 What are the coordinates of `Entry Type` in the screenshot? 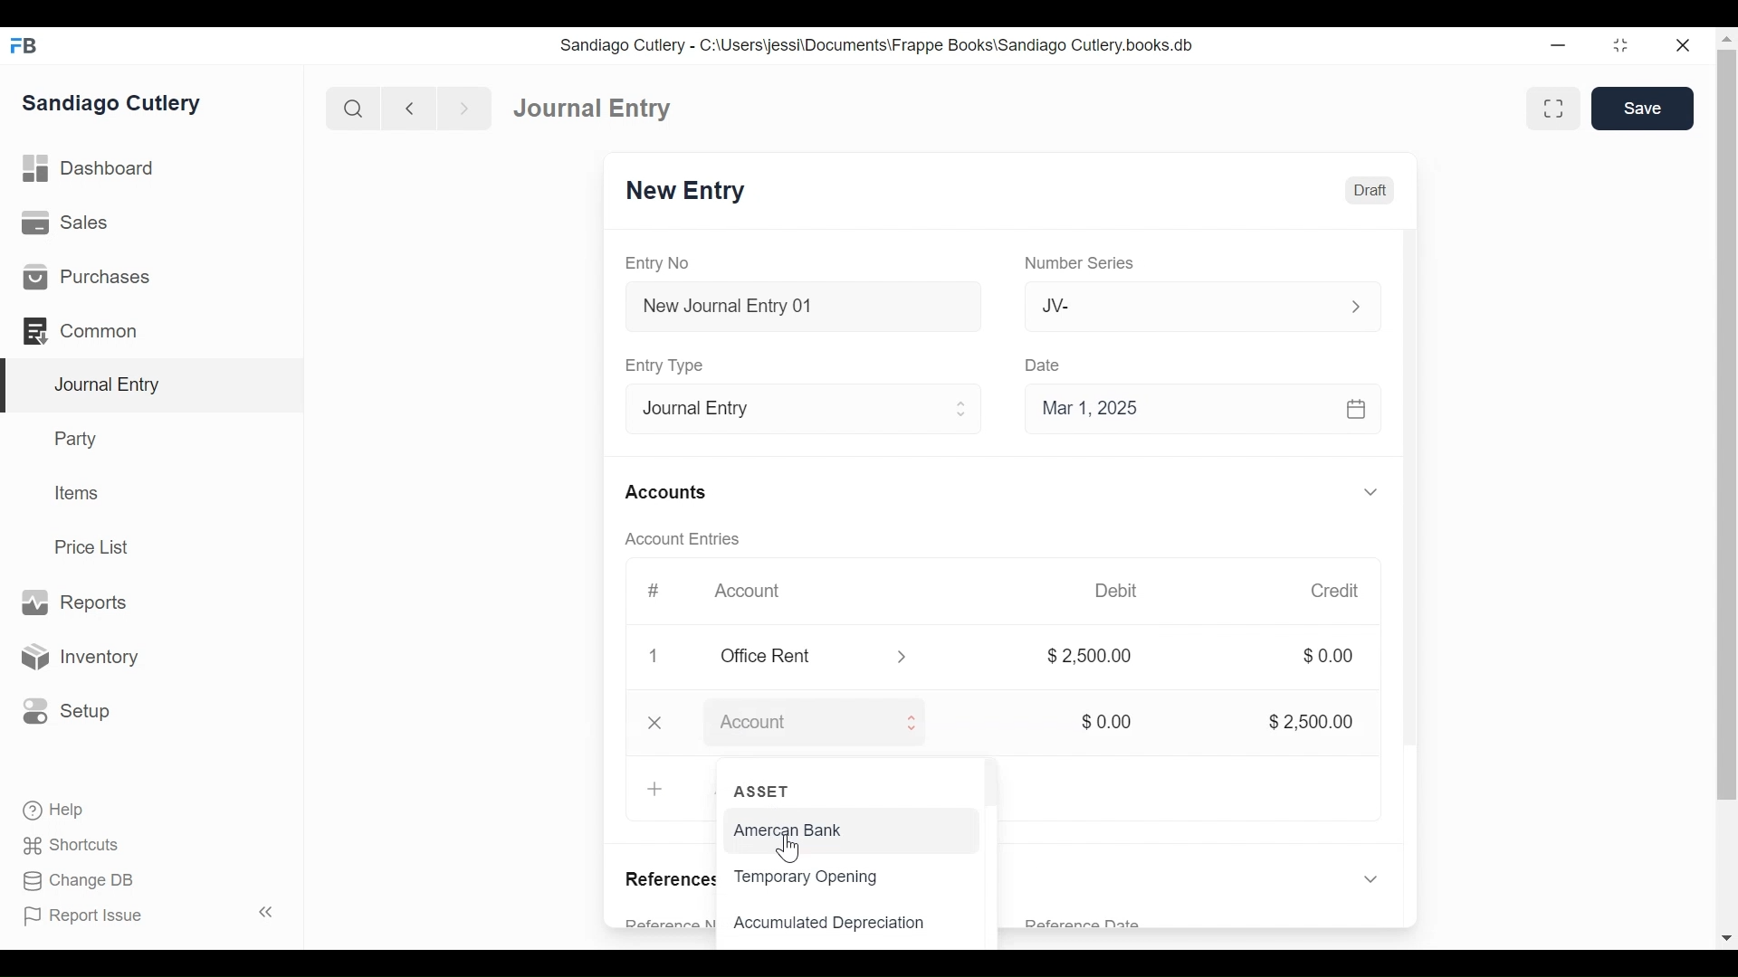 It's located at (675, 365).